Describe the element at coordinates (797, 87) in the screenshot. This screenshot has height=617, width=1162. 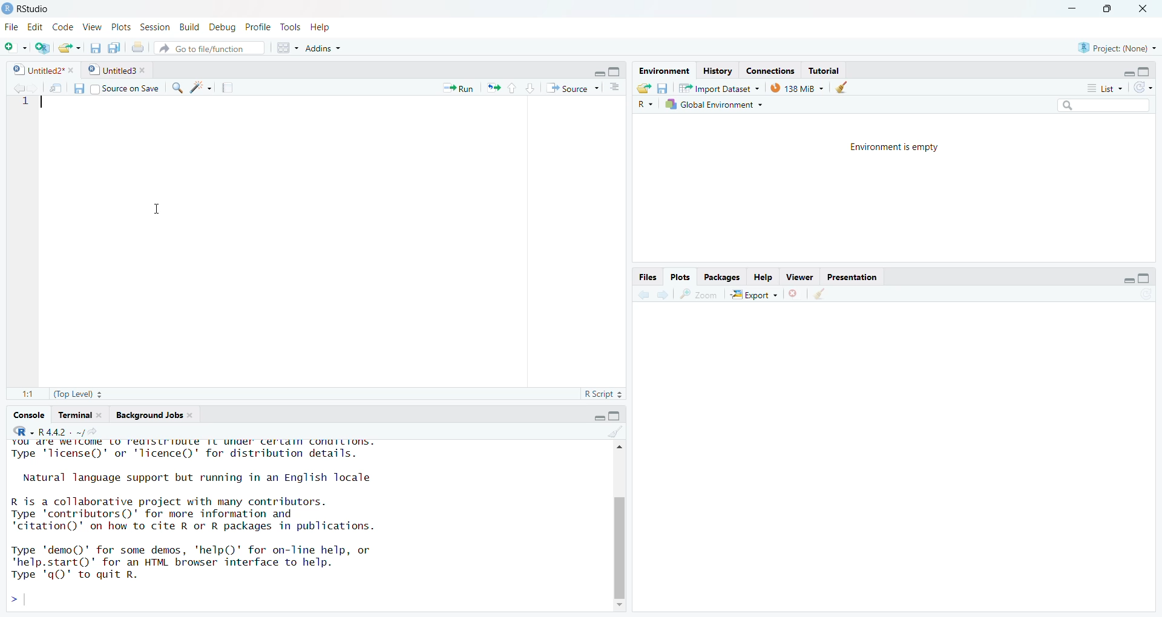
I see `138 MB` at that location.